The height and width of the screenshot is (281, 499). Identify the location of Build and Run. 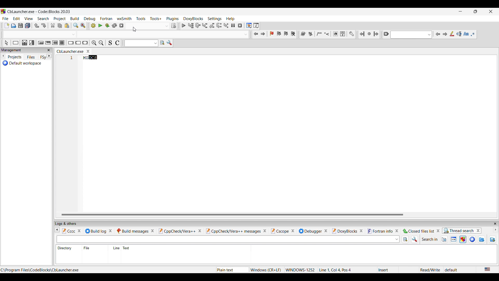
(107, 25).